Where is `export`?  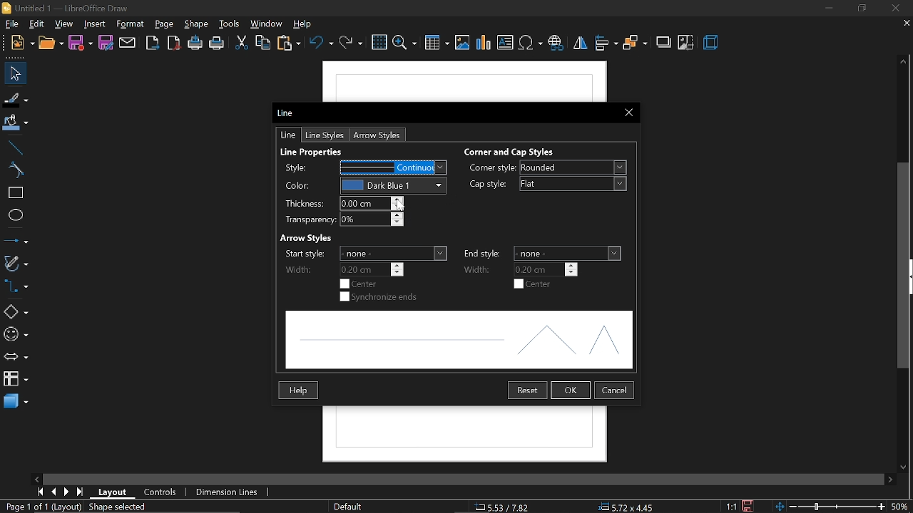 export is located at coordinates (153, 43).